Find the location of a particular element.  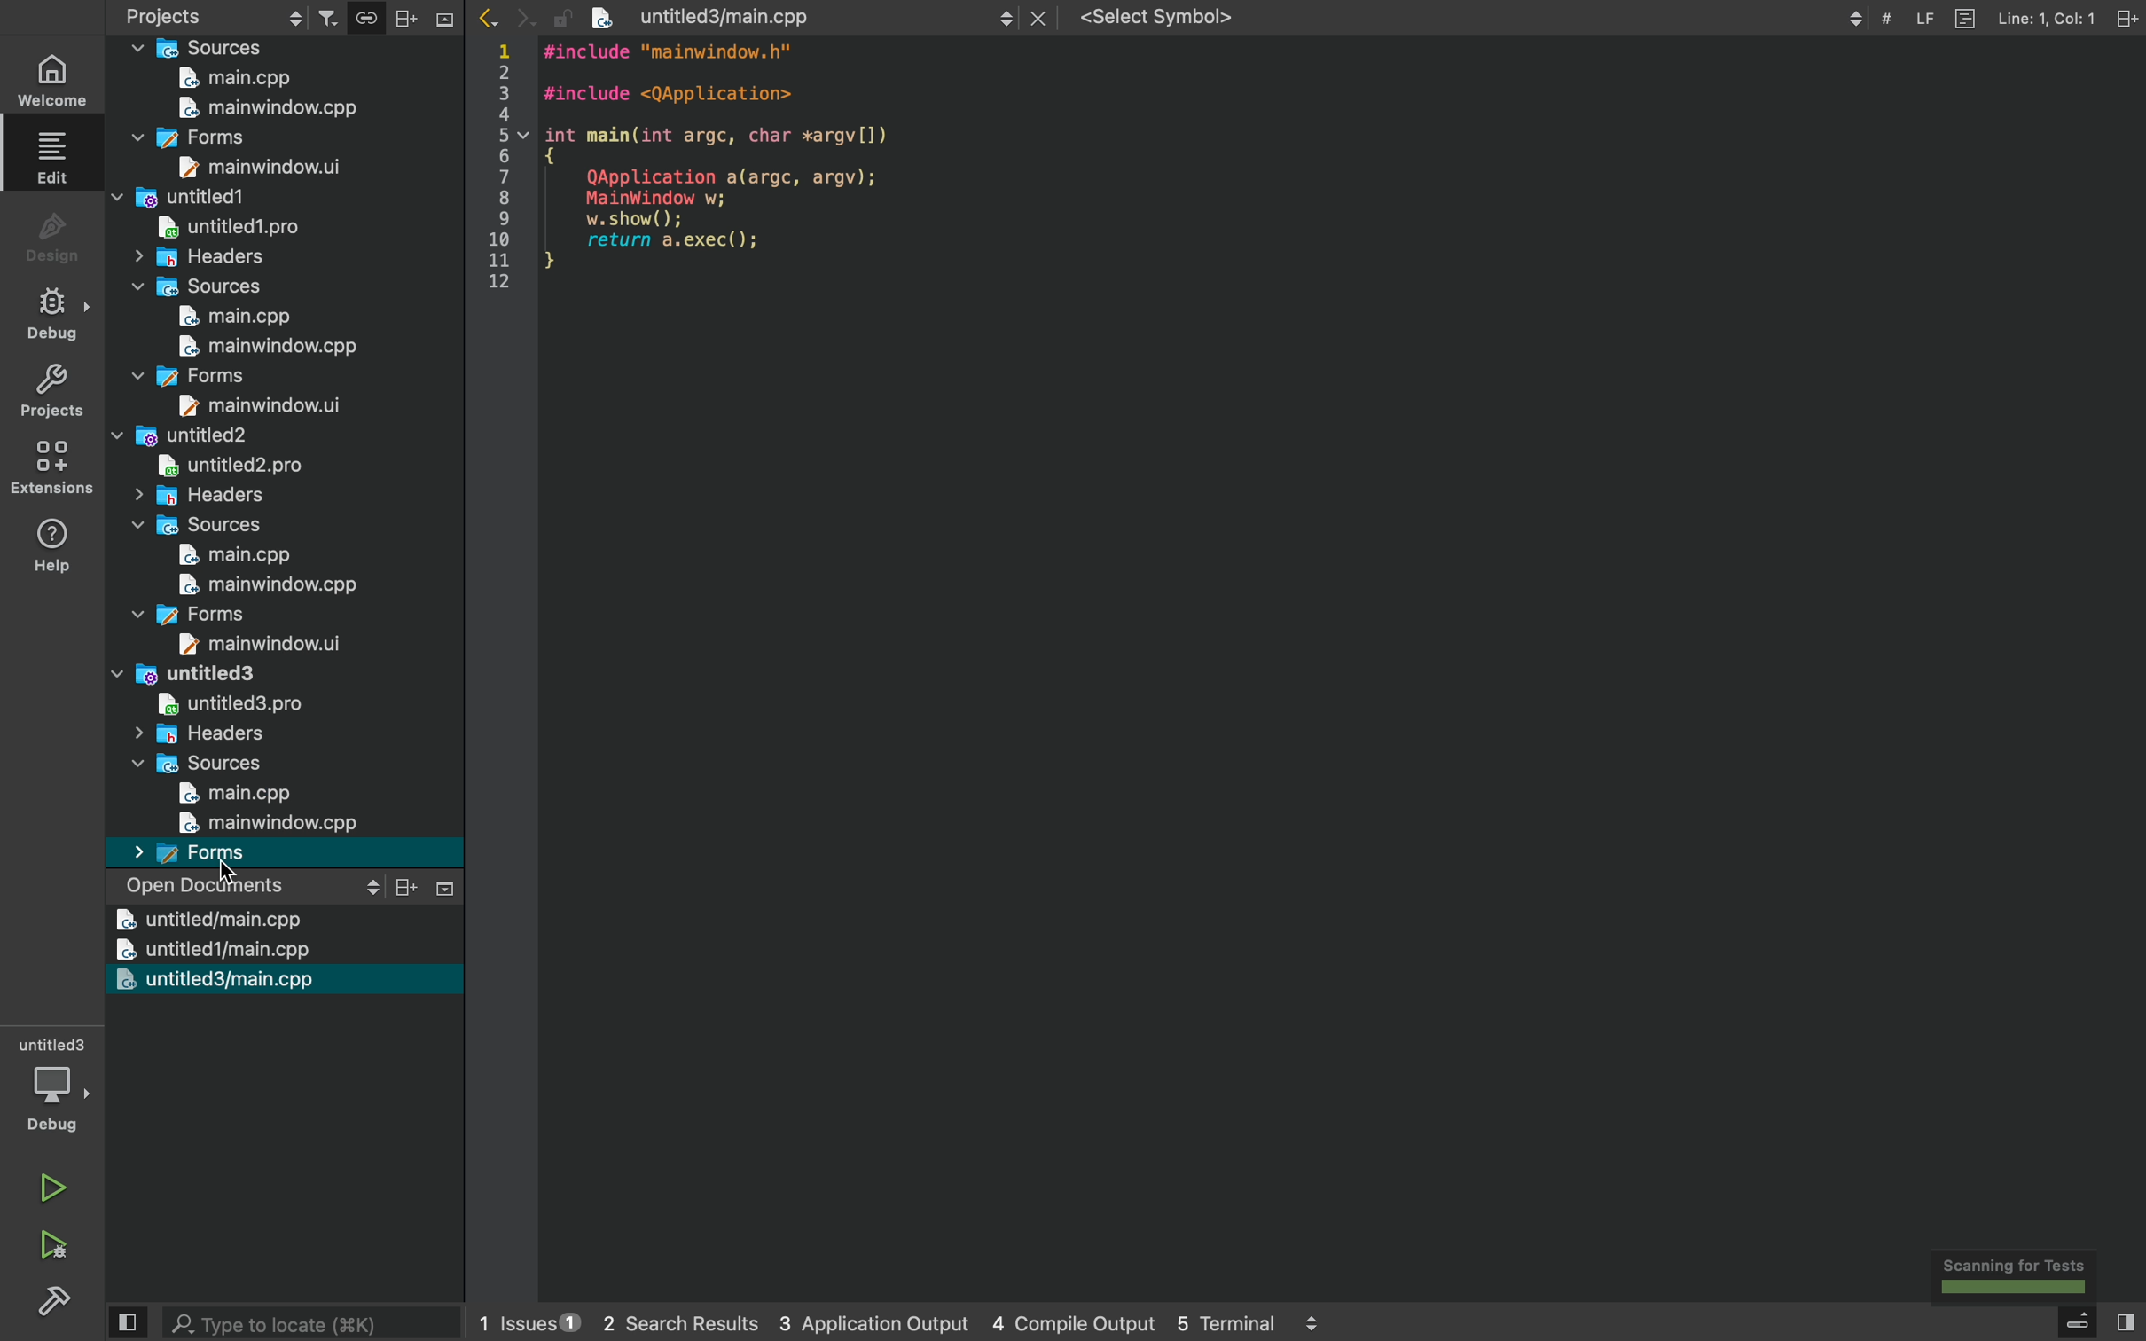

extensions is located at coordinates (48, 468).